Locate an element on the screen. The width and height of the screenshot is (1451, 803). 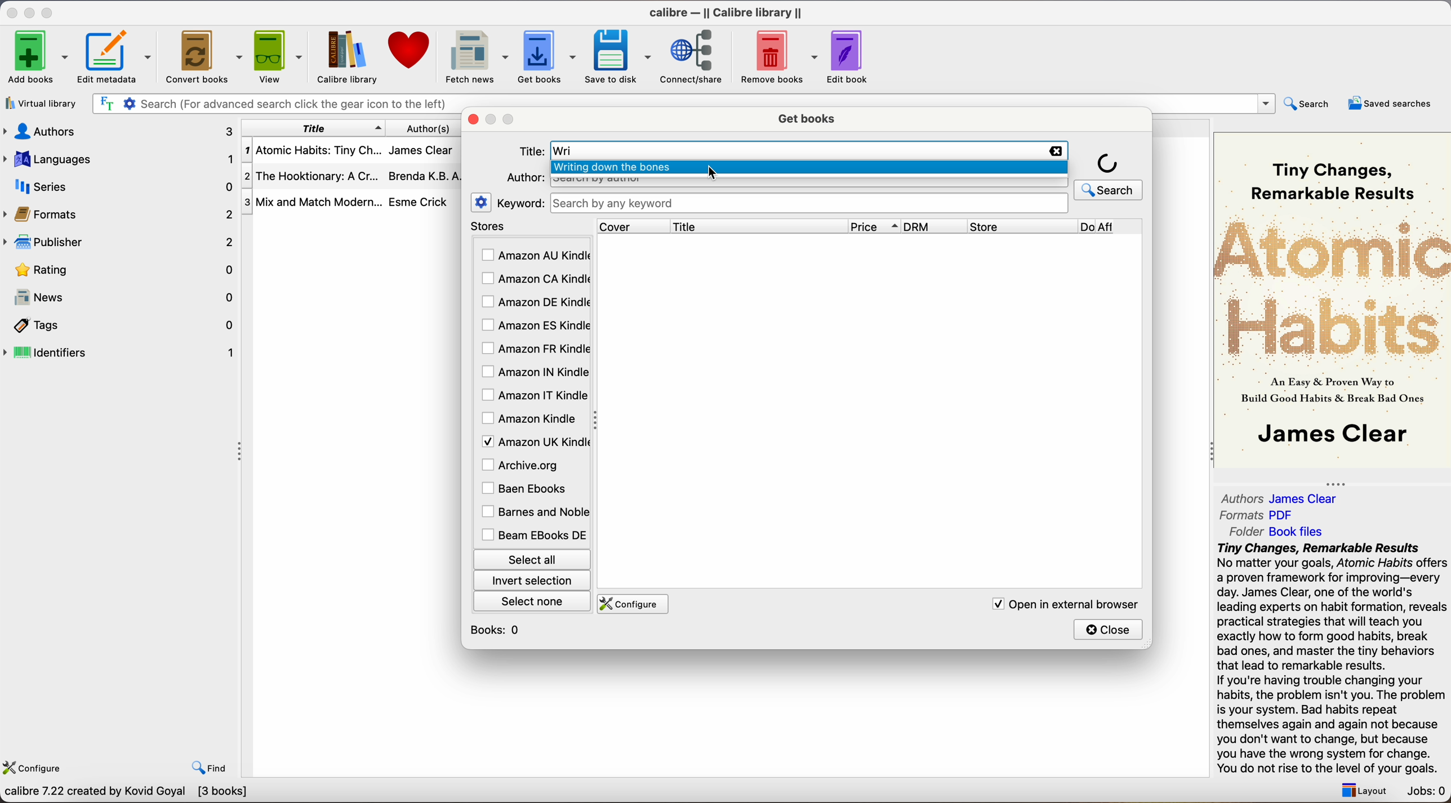
beam ebooks DE is located at coordinates (533, 535).